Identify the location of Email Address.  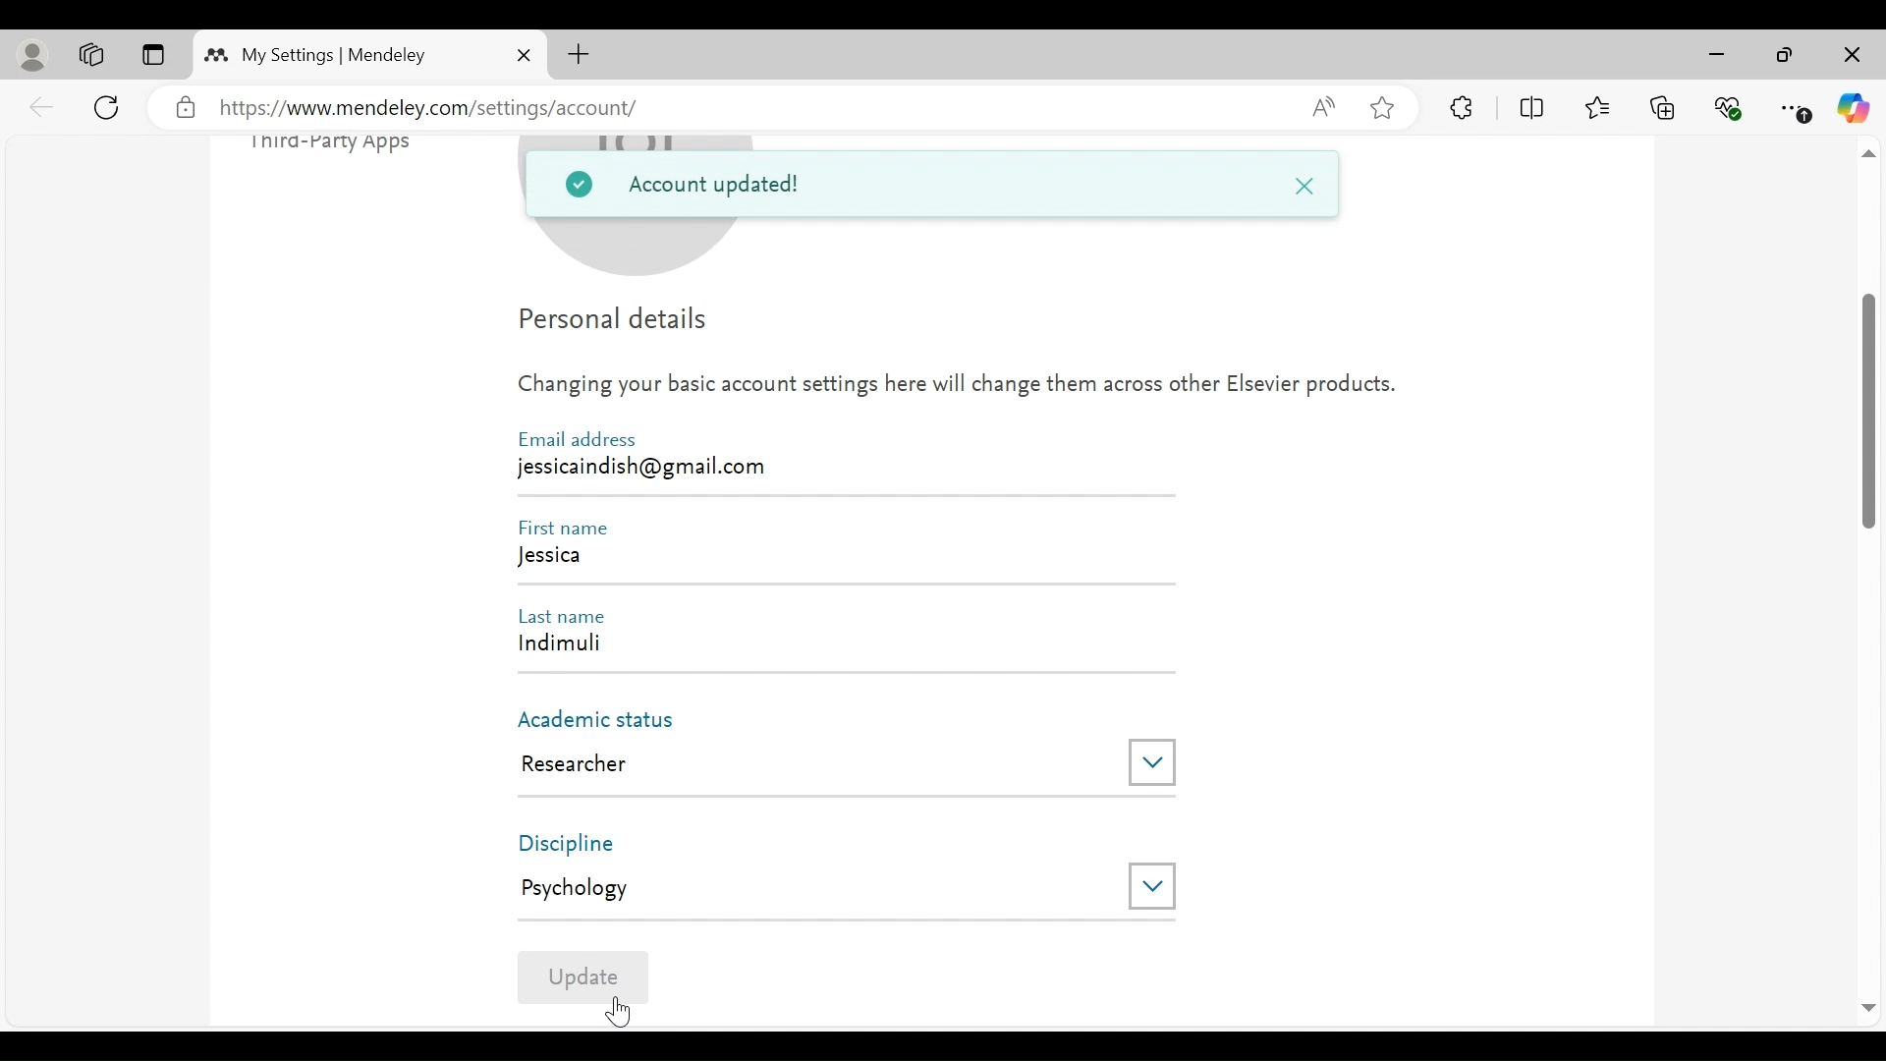
(577, 439).